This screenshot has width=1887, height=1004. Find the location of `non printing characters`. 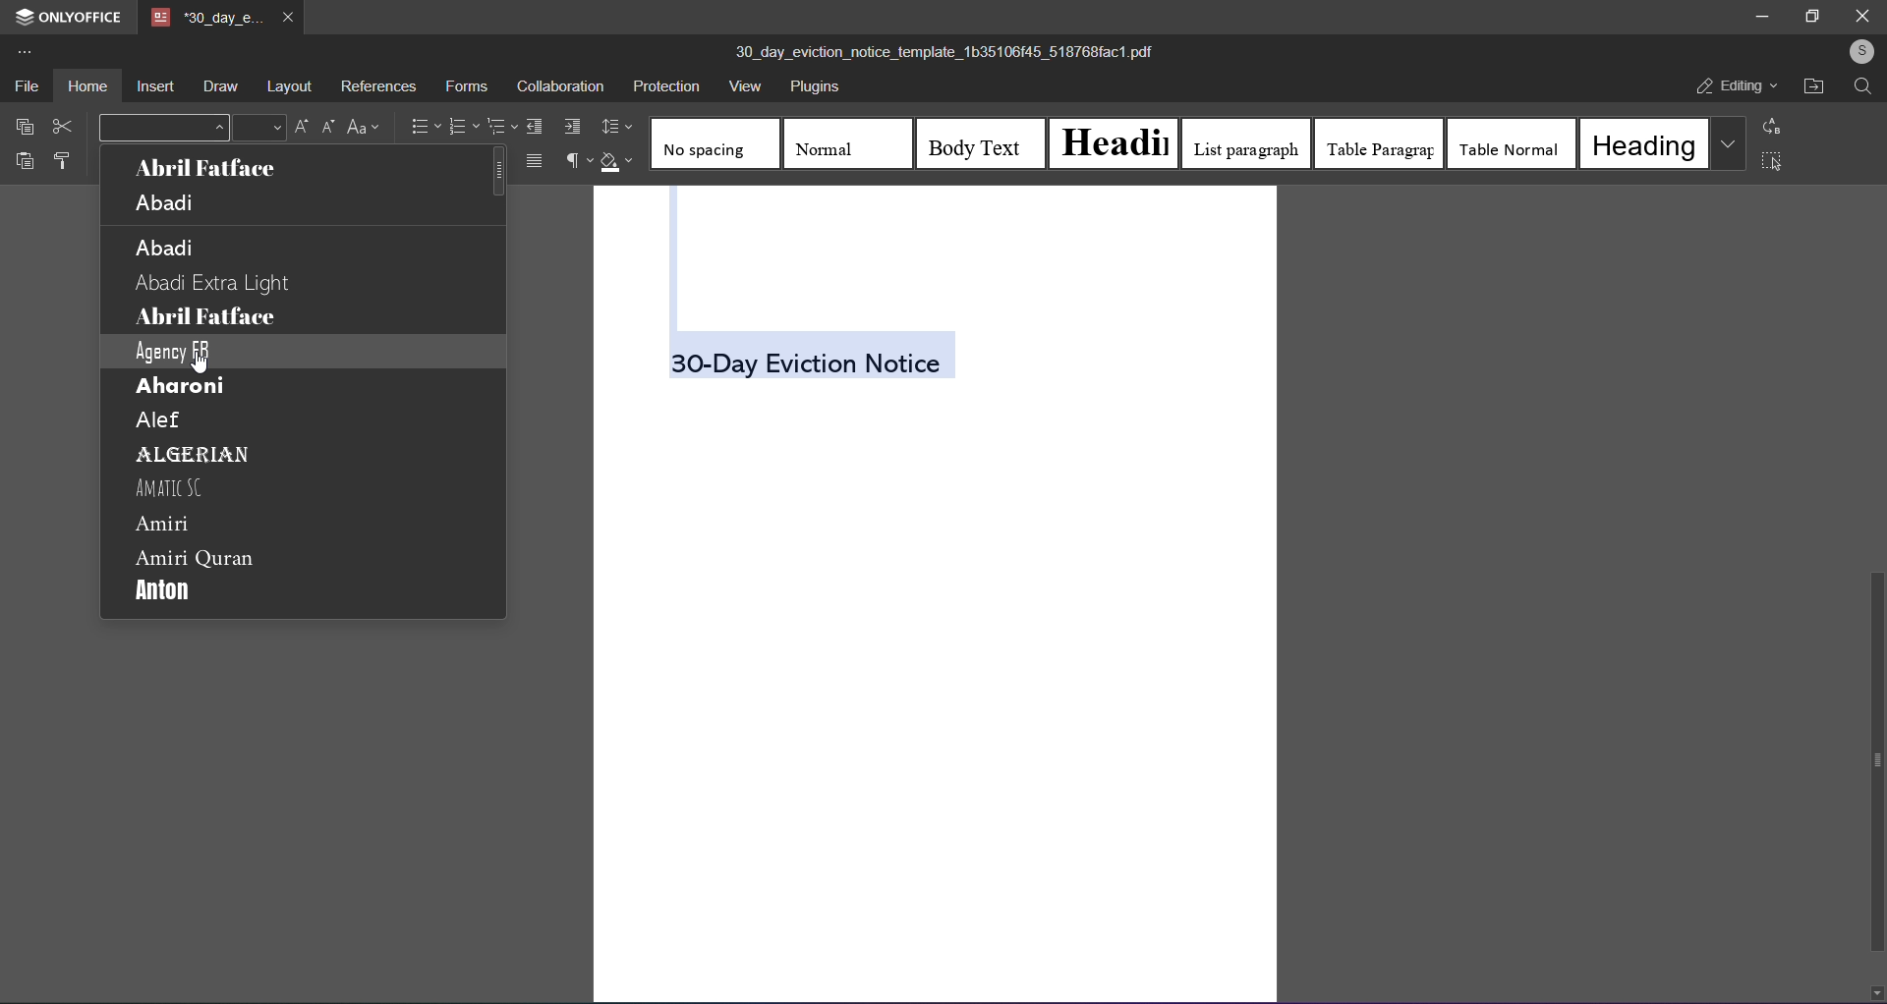

non printing characters is located at coordinates (573, 160).